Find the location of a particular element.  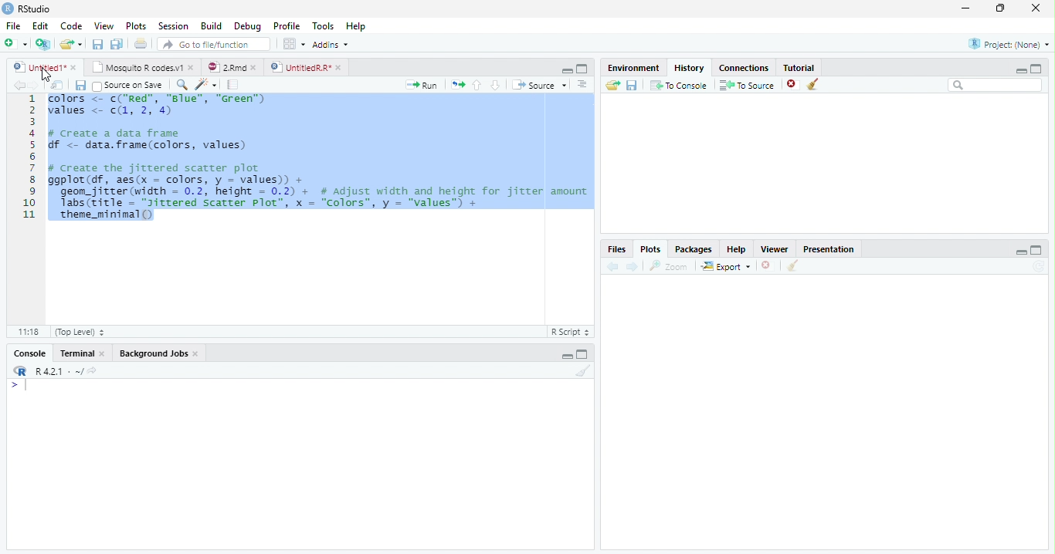

2.Rmd is located at coordinates (225, 67).